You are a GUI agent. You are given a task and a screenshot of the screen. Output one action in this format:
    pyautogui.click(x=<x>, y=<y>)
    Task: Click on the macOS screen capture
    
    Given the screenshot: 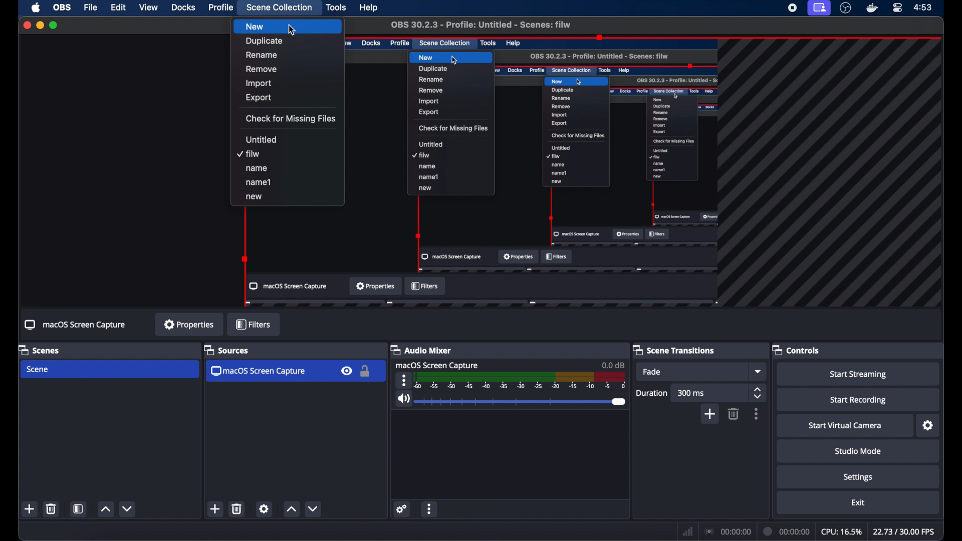 What is the action you would take?
    pyautogui.click(x=438, y=365)
    